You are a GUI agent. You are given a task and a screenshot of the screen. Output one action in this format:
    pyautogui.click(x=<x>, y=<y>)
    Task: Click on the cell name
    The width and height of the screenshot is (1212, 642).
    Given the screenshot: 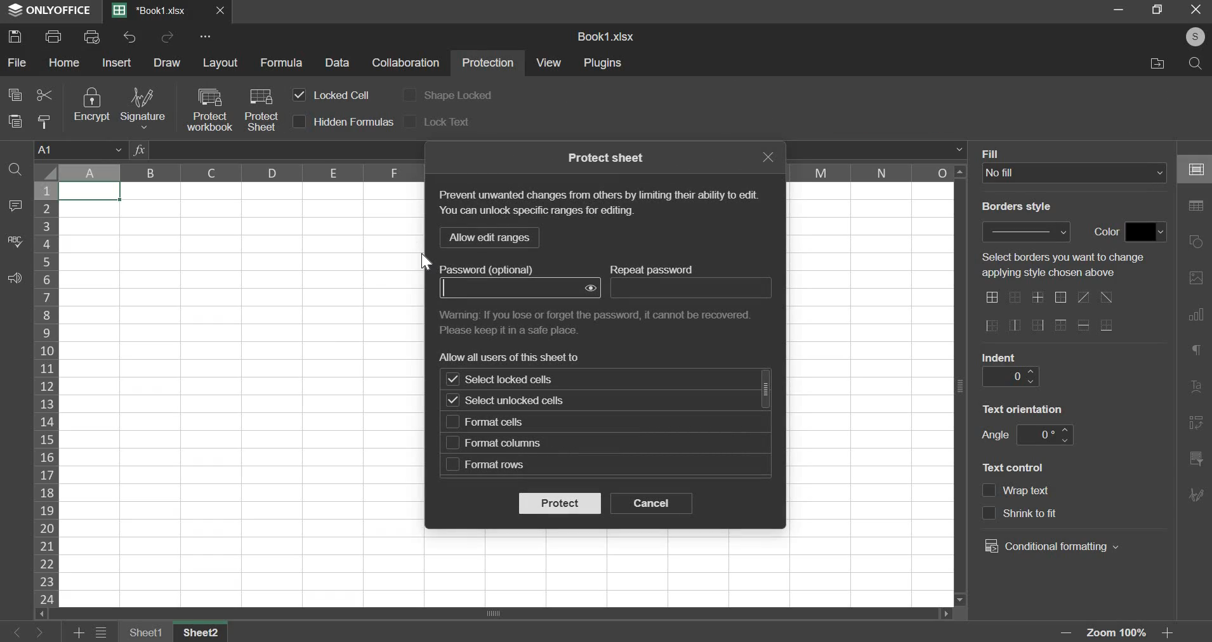 What is the action you would take?
    pyautogui.click(x=81, y=148)
    